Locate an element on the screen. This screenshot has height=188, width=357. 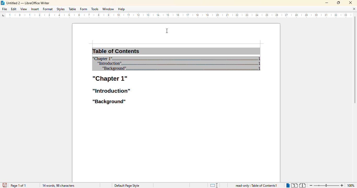
read-only: Table of contents1 is located at coordinates (256, 186).